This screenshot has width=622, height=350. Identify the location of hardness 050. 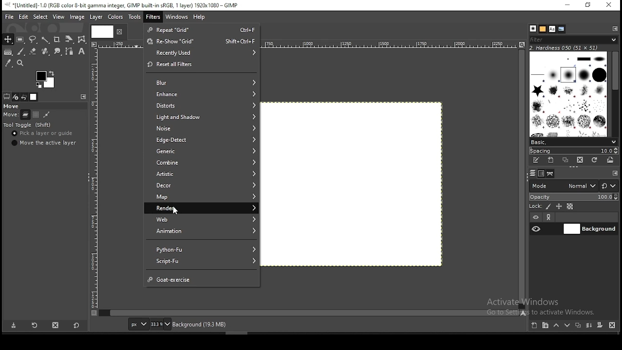
(565, 48).